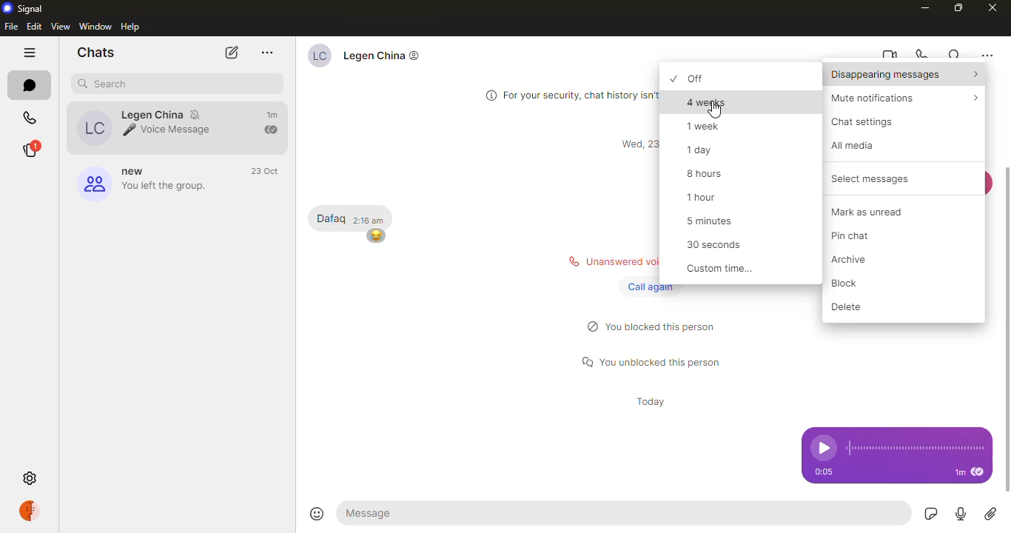  What do you see at coordinates (721, 269) in the screenshot?
I see `custom time` at bounding box center [721, 269].